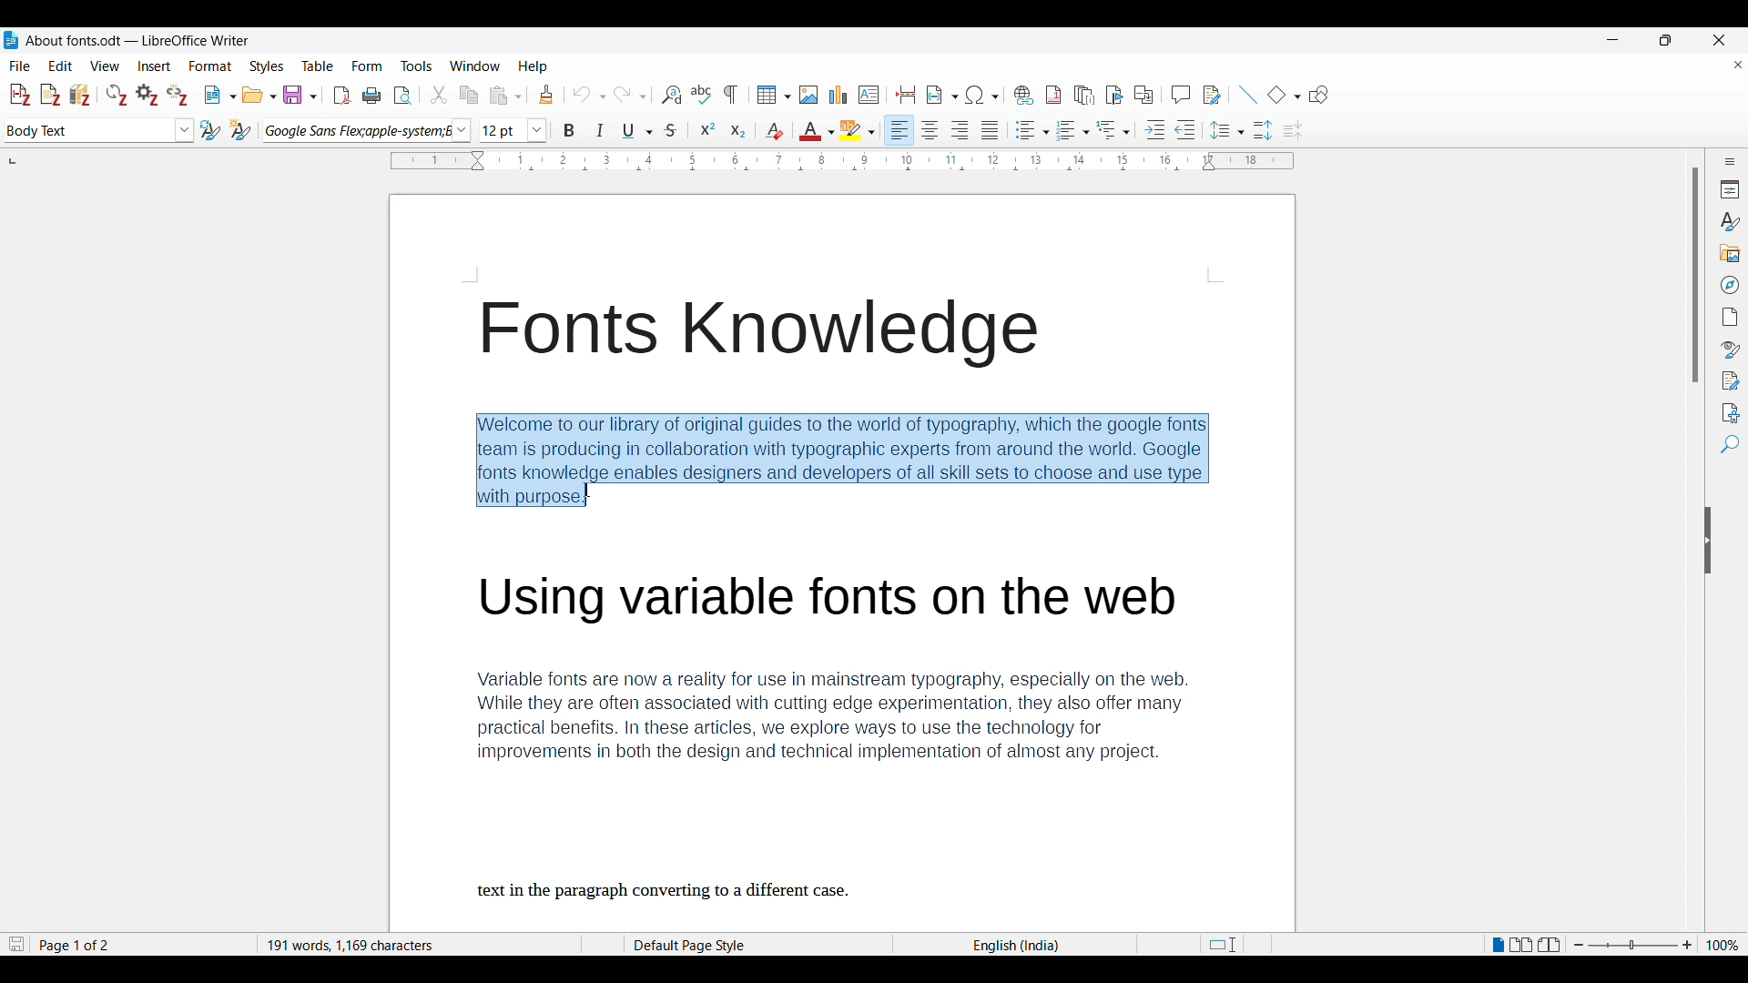 The width and height of the screenshot is (1748, 983). What do you see at coordinates (990, 130) in the screenshot?
I see `Justified alignment` at bounding box center [990, 130].